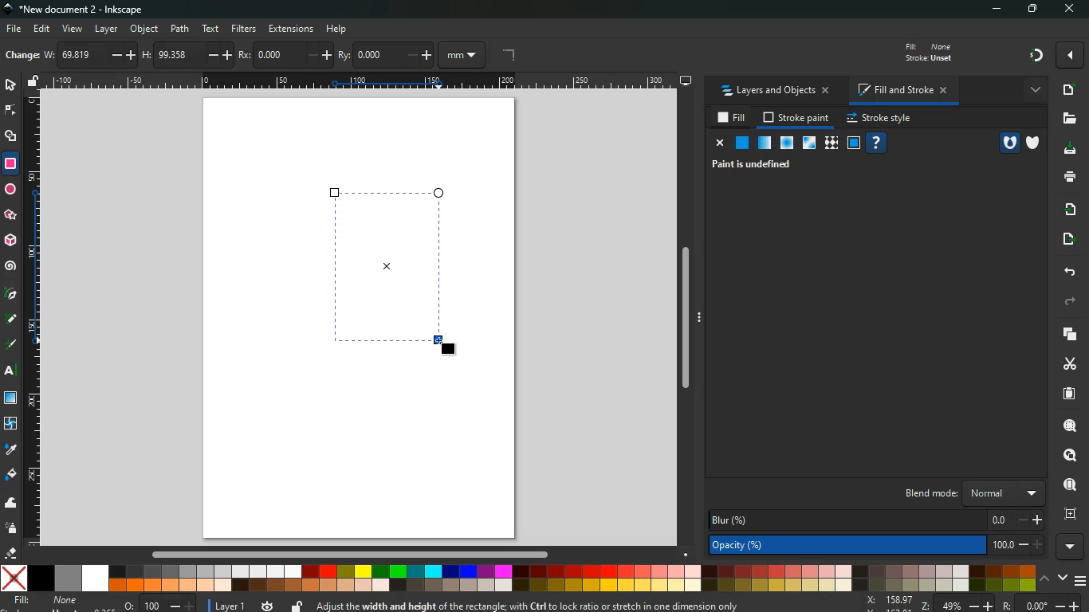 This screenshot has height=612, width=1089. What do you see at coordinates (1066, 120) in the screenshot?
I see `files` at bounding box center [1066, 120].